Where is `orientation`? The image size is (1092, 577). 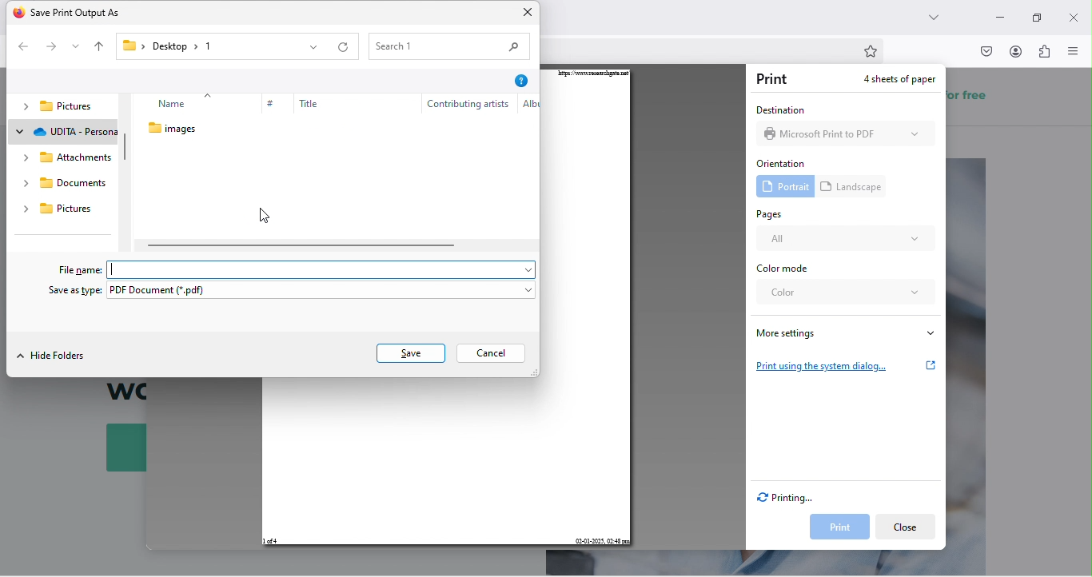
orientation is located at coordinates (784, 162).